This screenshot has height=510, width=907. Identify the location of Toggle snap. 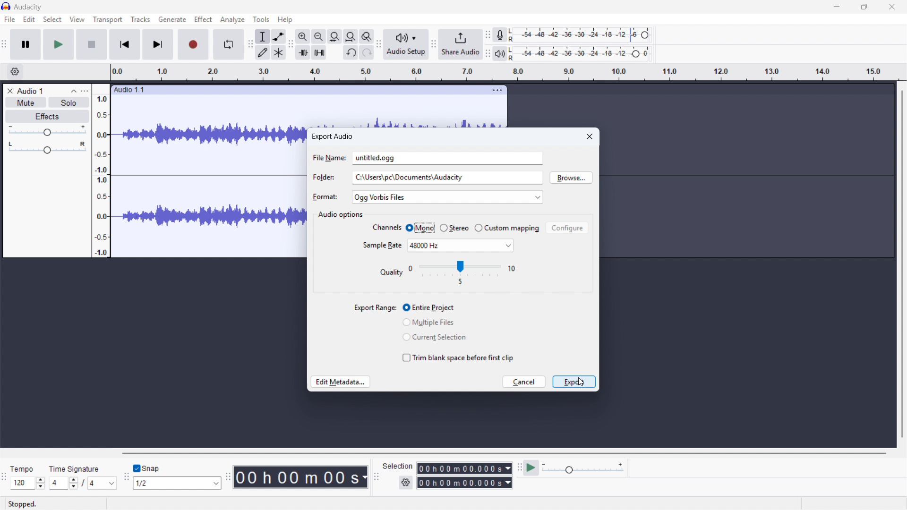
(146, 468).